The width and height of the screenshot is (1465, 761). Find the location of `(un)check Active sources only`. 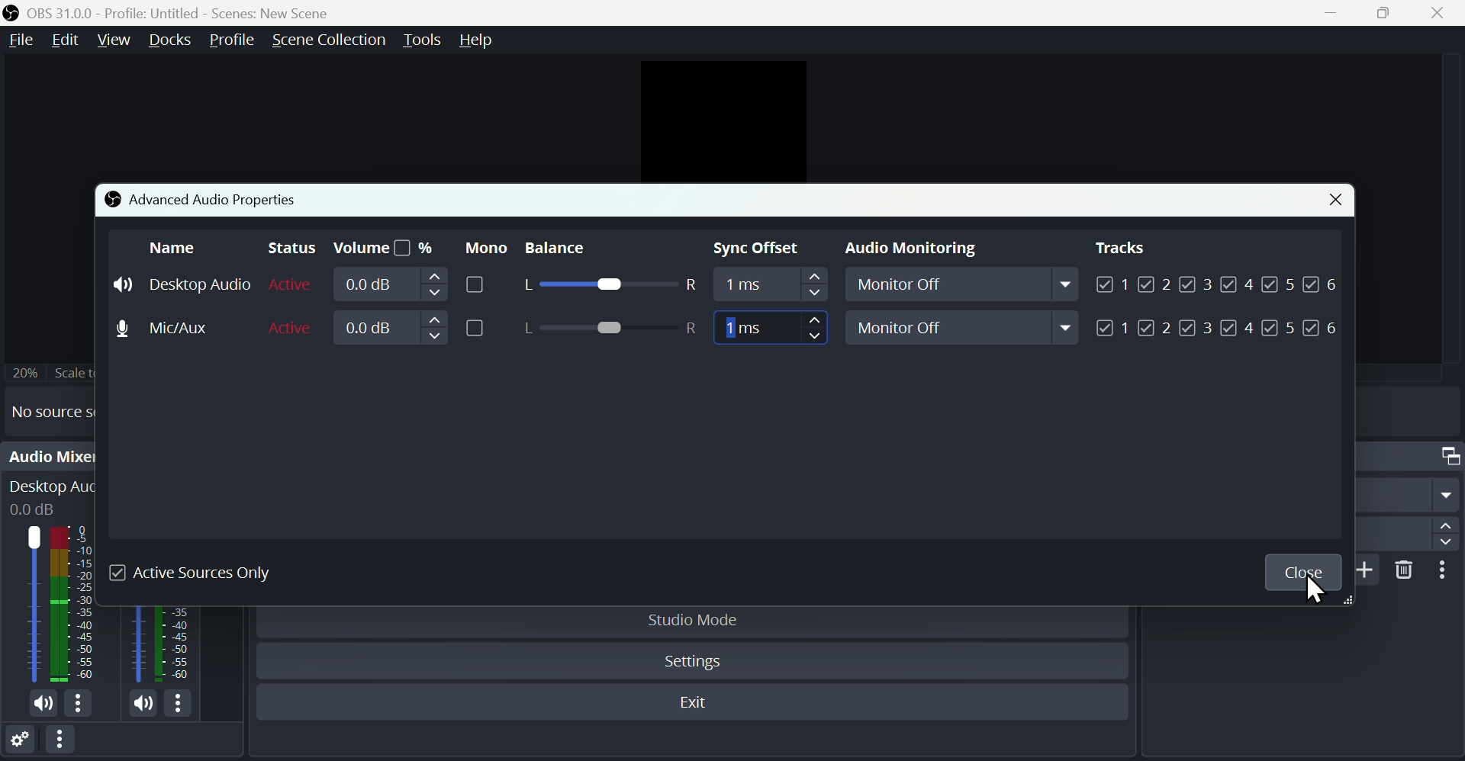

(un)check Active sources only is located at coordinates (202, 573).